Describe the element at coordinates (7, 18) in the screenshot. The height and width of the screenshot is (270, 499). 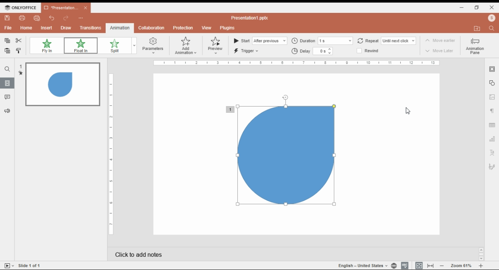
I see `save` at that location.